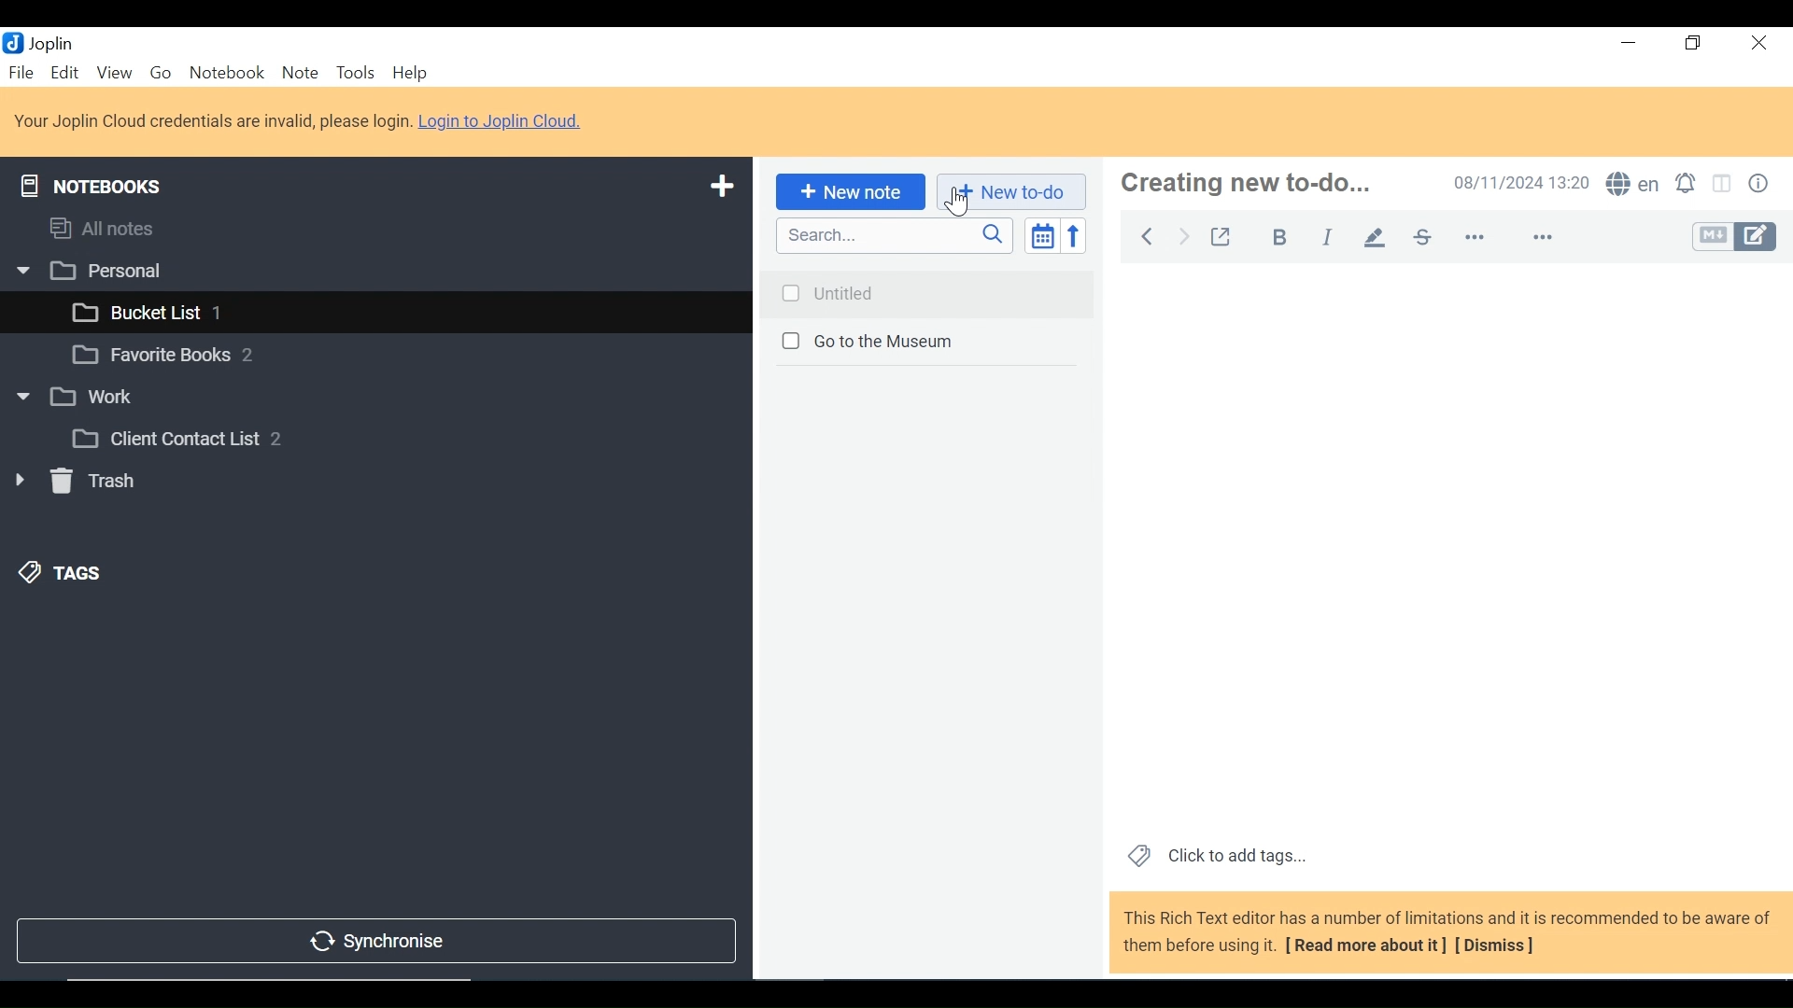 The width and height of the screenshot is (1793, 1008). I want to click on Synchronise, so click(373, 943).